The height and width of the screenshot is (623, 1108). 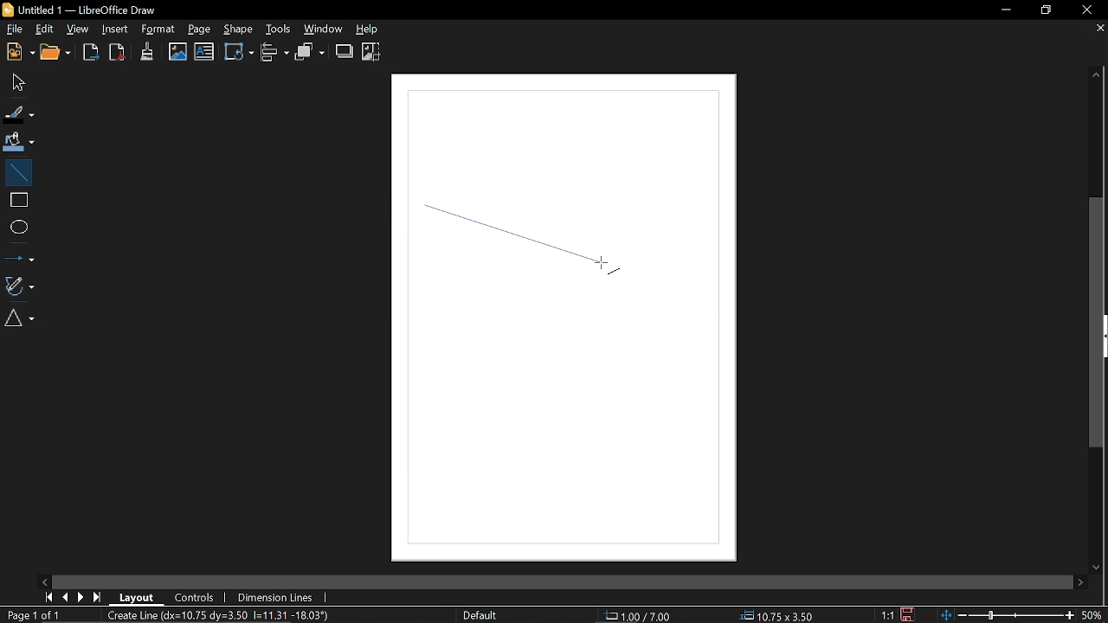 What do you see at coordinates (1082, 582) in the screenshot?
I see `Move right` at bounding box center [1082, 582].